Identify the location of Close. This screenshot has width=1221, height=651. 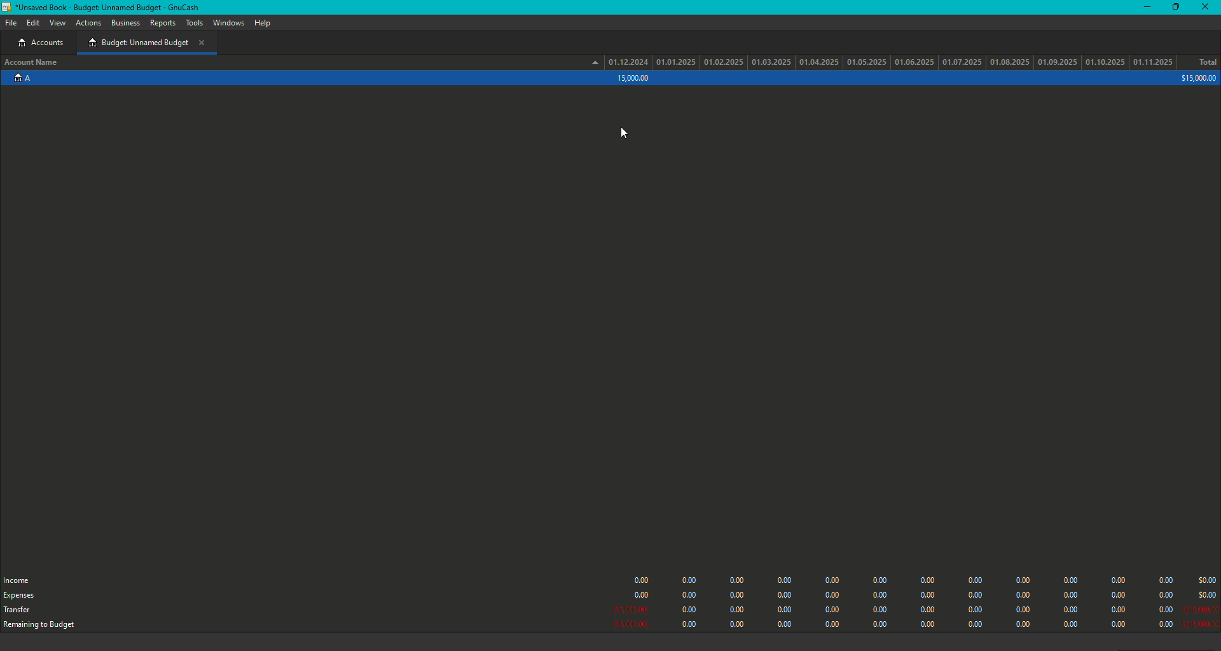
(1207, 7).